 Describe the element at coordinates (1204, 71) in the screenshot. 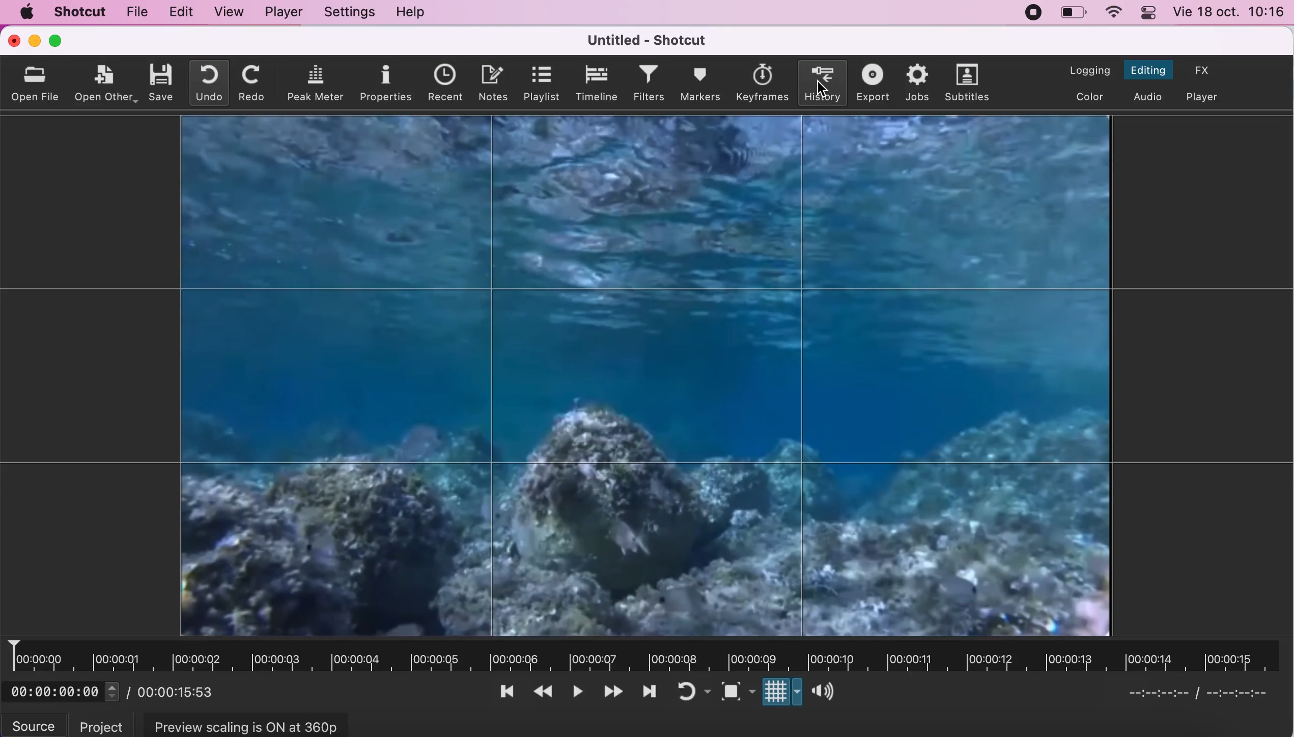

I see `switch to the effects layout` at that location.